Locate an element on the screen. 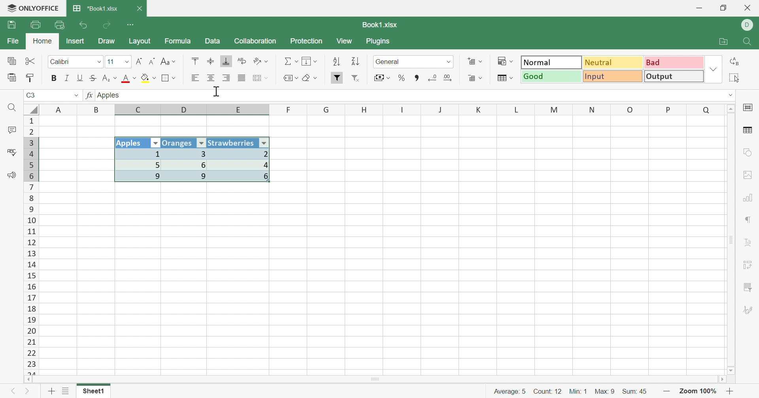  Find is located at coordinates (749, 42).